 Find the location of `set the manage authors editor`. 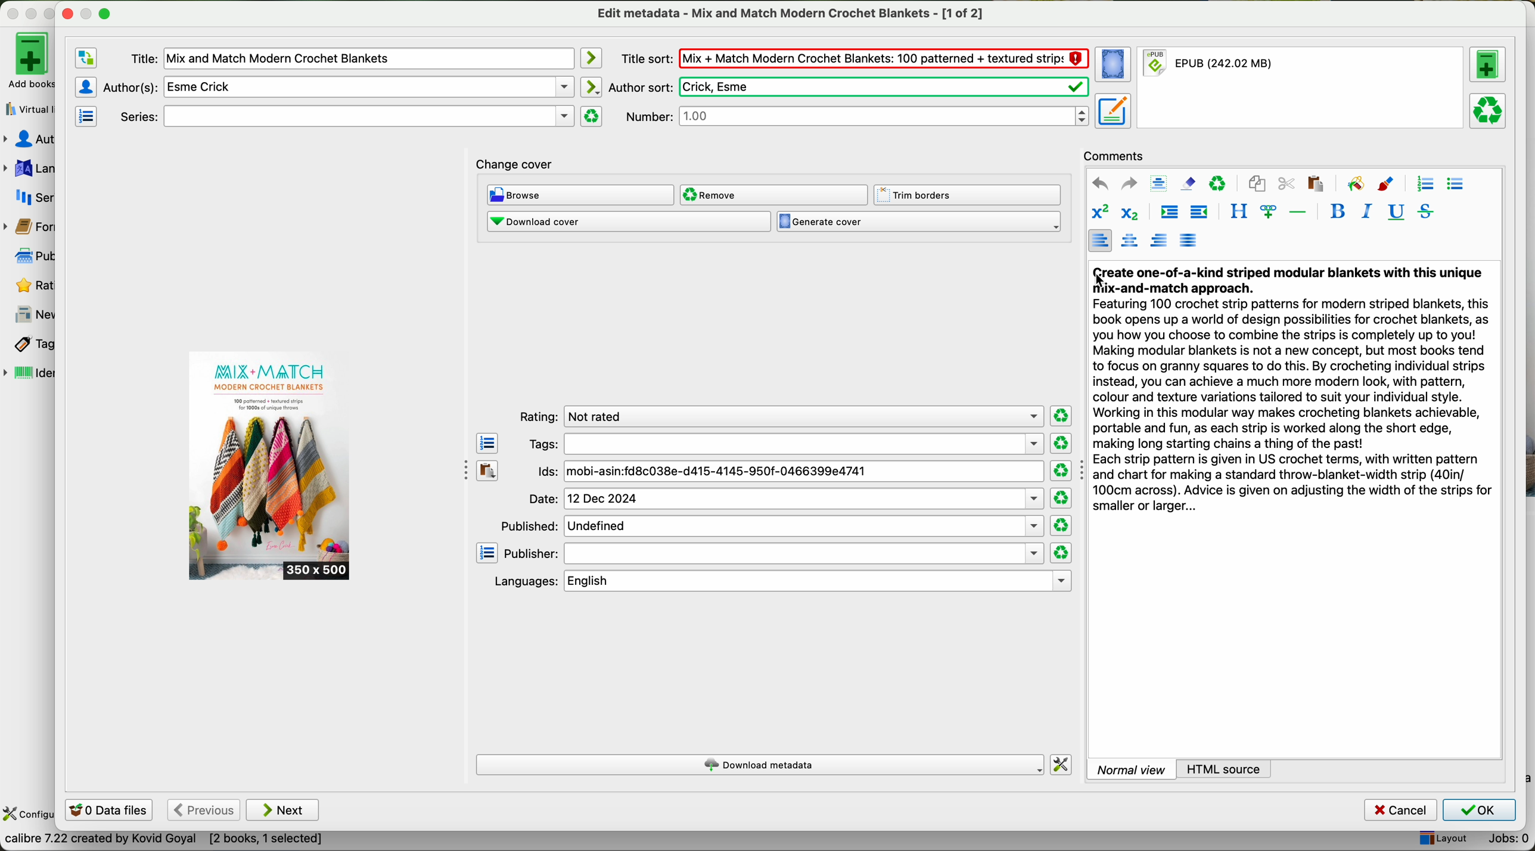

set the manage authors editor is located at coordinates (85, 87).